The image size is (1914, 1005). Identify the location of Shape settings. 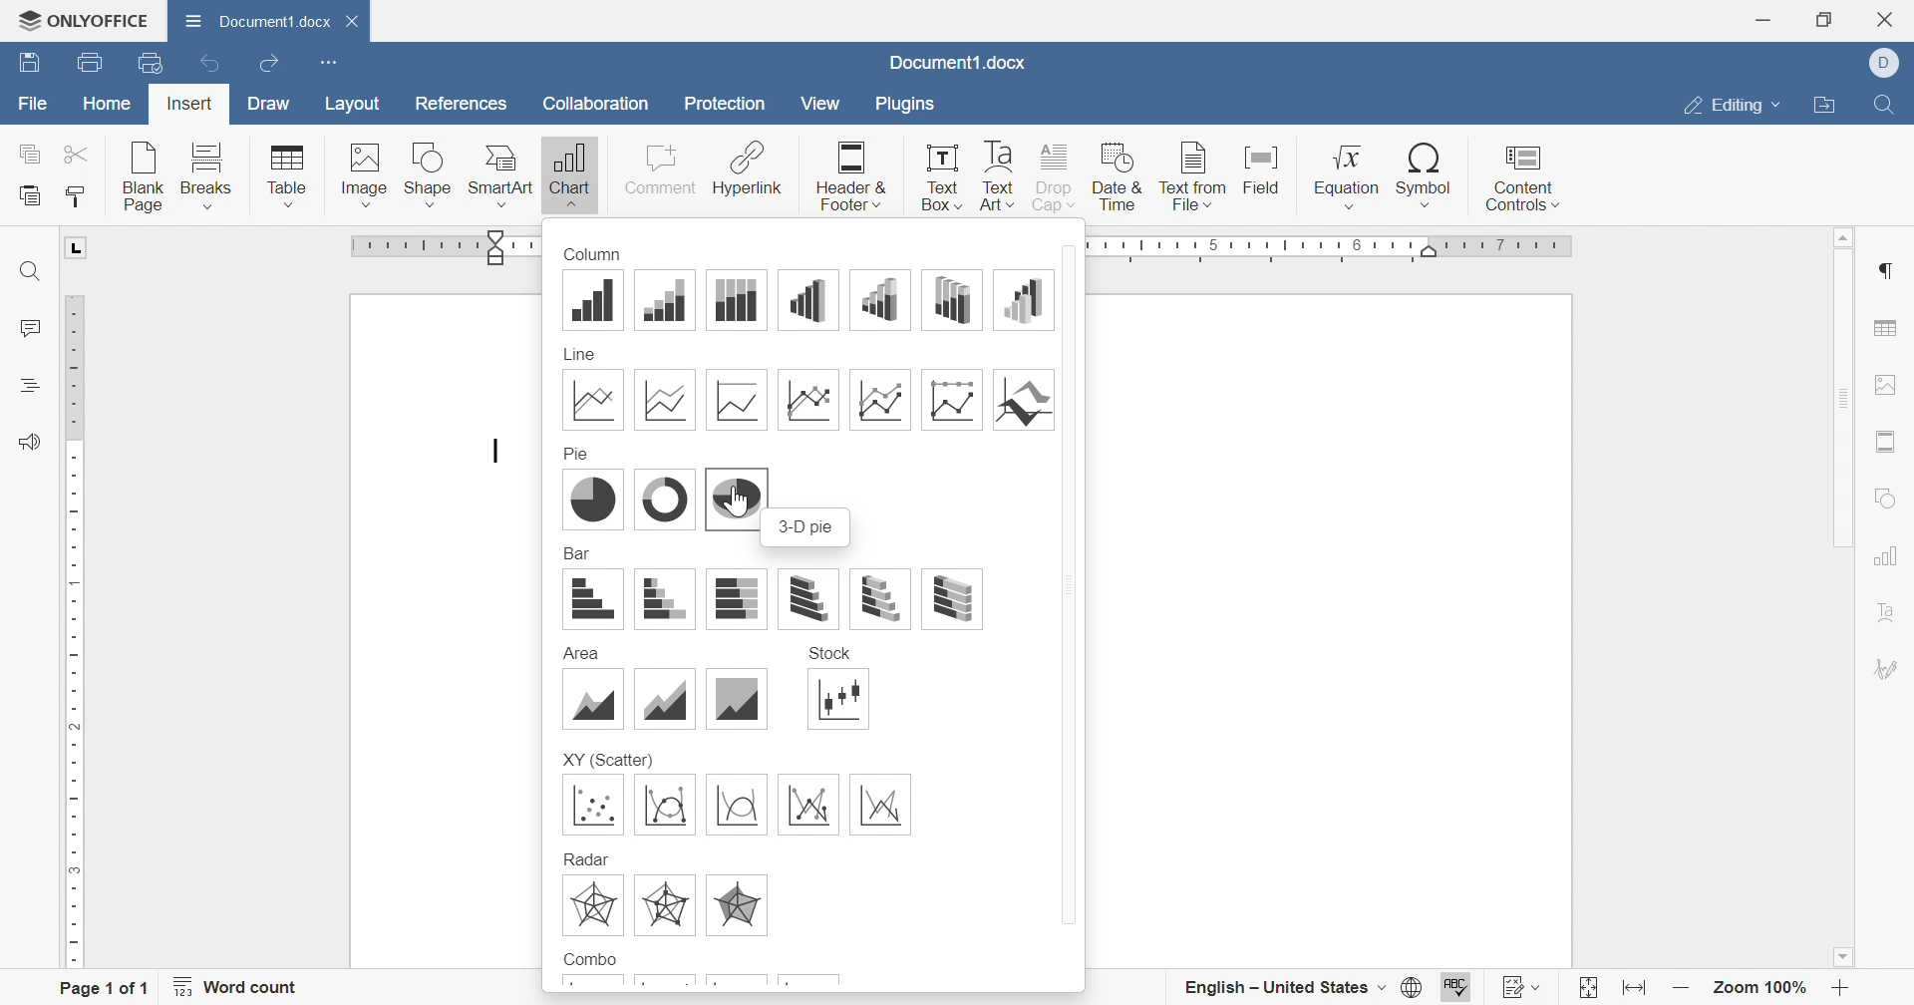
(1891, 499).